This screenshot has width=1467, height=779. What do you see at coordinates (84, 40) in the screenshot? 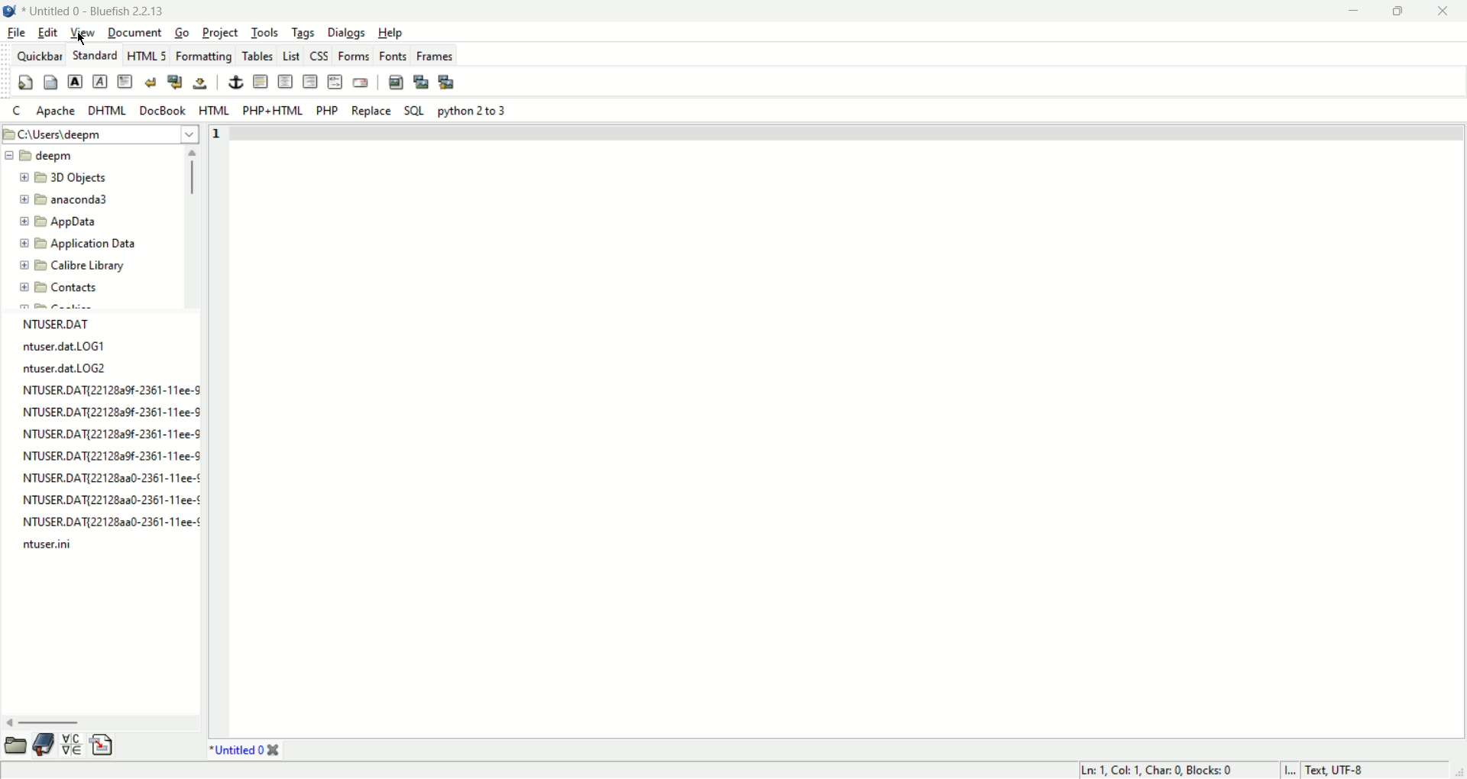
I see `cursor` at bounding box center [84, 40].